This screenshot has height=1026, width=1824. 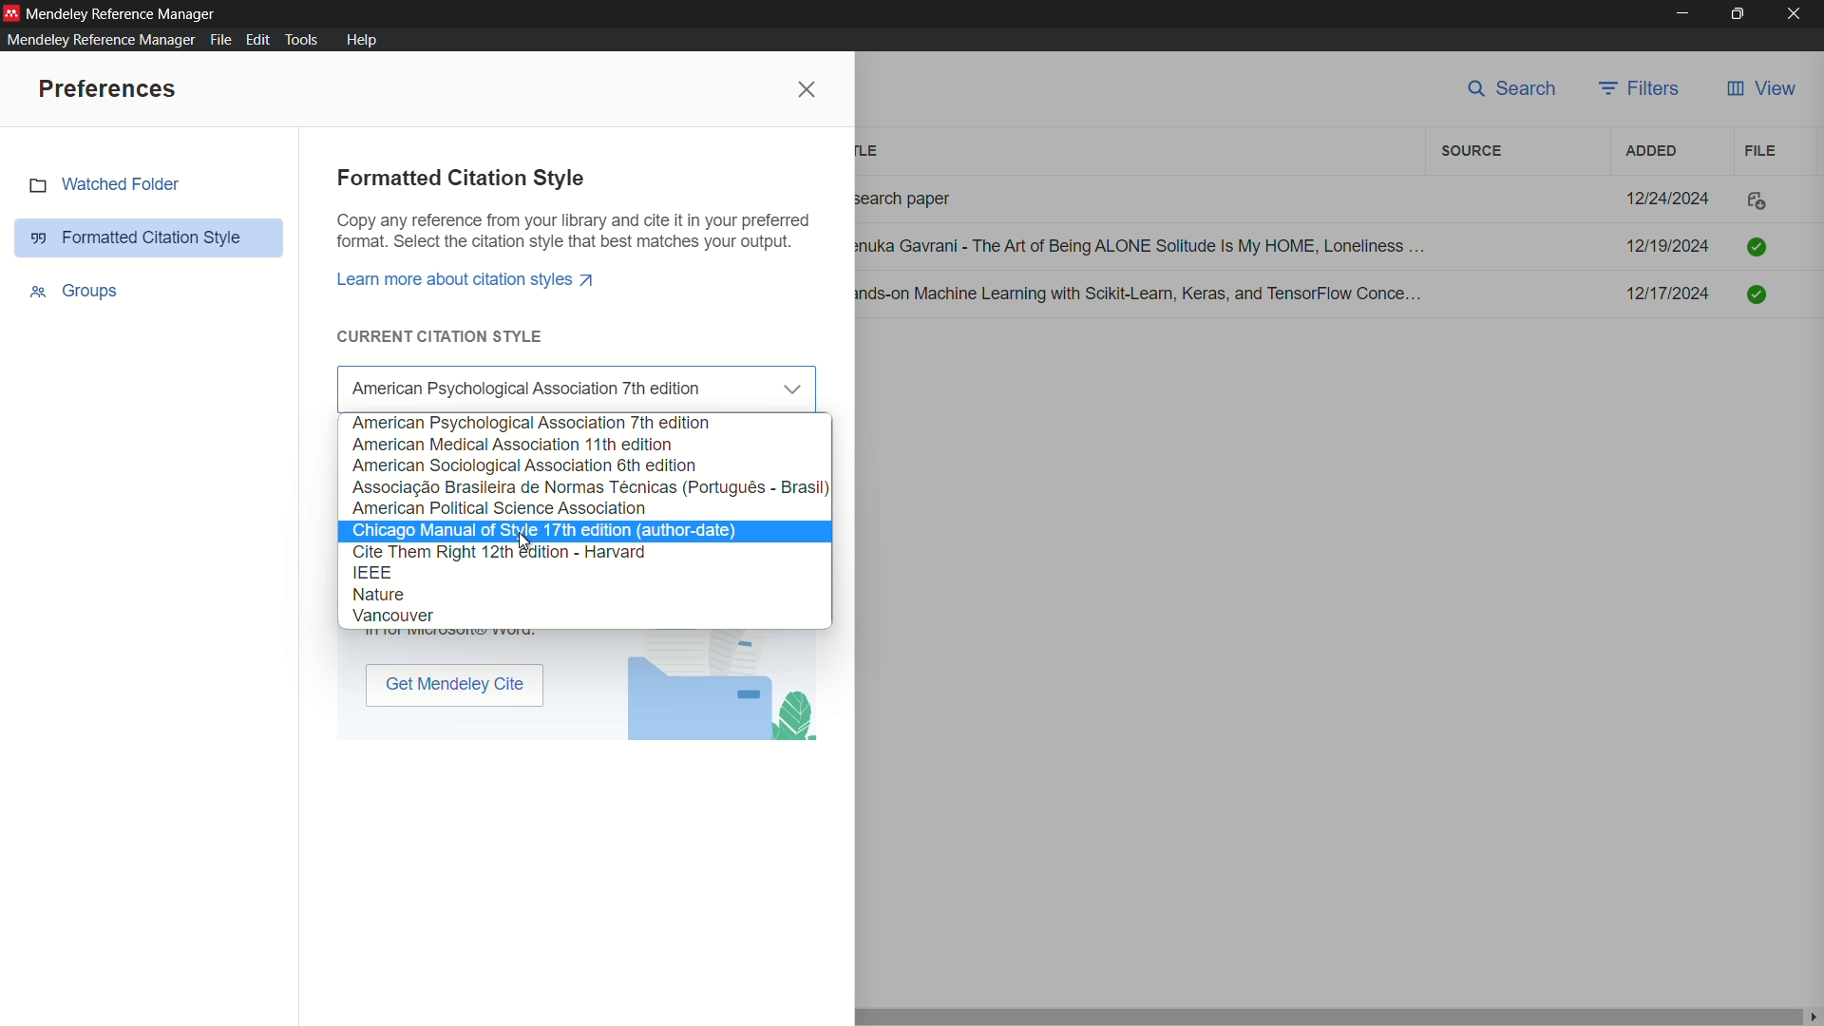 What do you see at coordinates (1648, 150) in the screenshot?
I see `added` at bounding box center [1648, 150].